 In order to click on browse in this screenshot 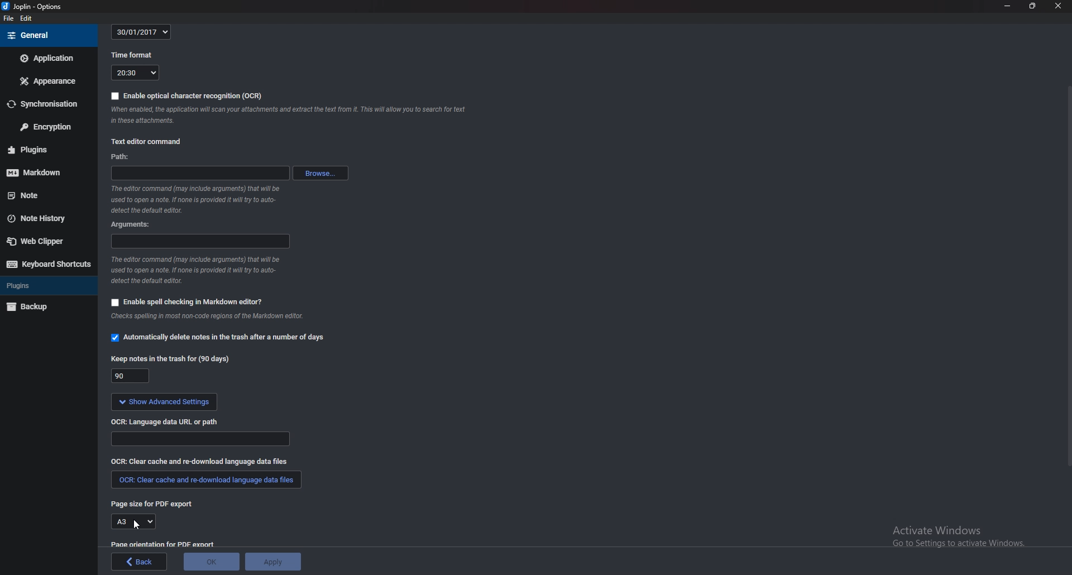, I will do `click(320, 172)`.